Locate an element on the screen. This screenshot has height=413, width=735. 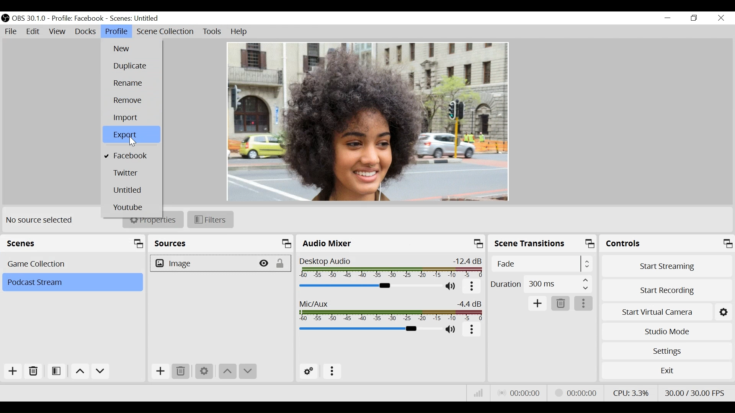
Filters is located at coordinates (211, 220).